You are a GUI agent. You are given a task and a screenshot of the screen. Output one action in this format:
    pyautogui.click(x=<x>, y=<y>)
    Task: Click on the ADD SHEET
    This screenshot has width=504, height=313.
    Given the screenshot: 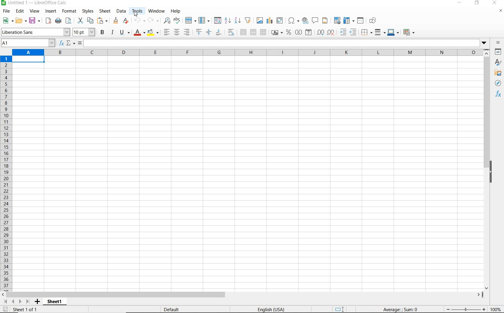 What is the action you would take?
    pyautogui.click(x=37, y=302)
    